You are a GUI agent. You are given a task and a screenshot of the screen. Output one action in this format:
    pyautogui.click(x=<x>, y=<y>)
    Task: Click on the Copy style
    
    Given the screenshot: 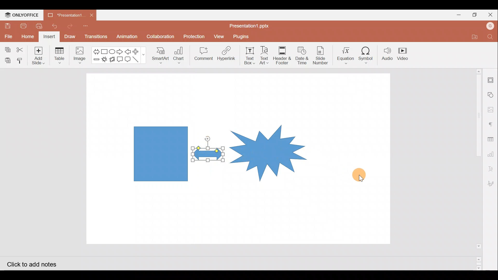 What is the action you would take?
    pyautogui.click(x=22, y=61)
    